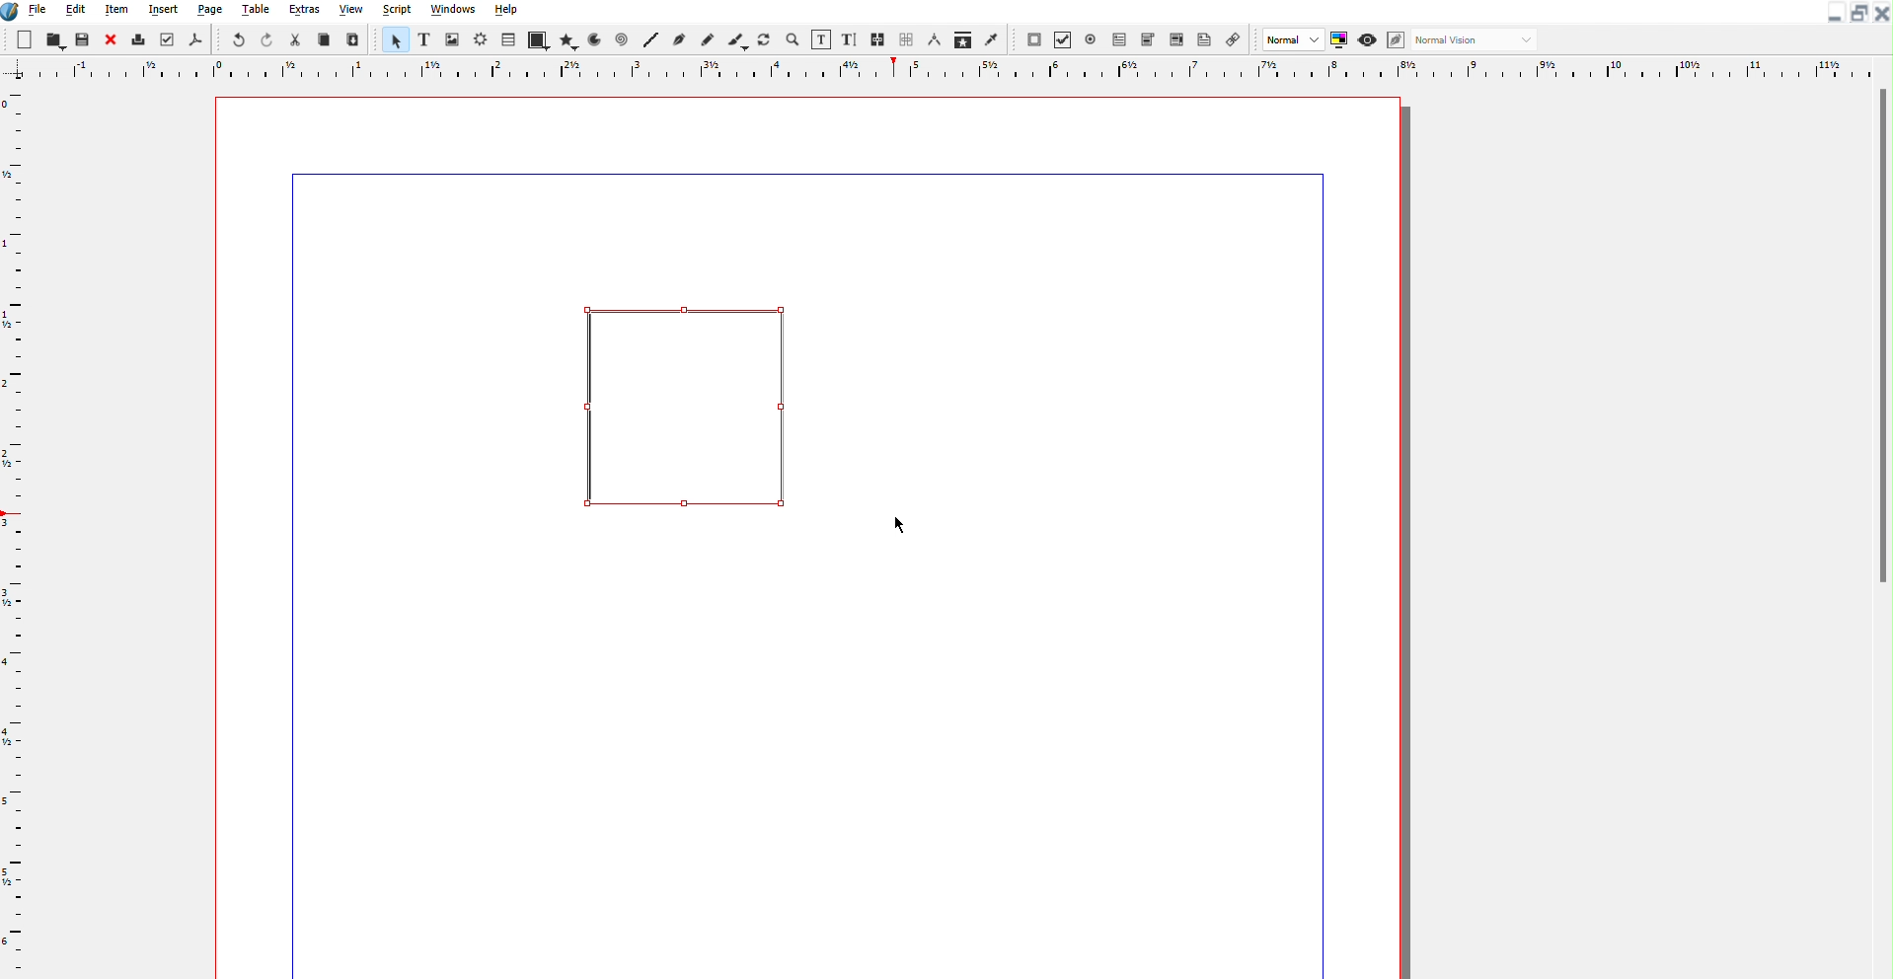  Describe the element at coordinates (704, 39) in the screenshot. I see `freehand line` at that location.